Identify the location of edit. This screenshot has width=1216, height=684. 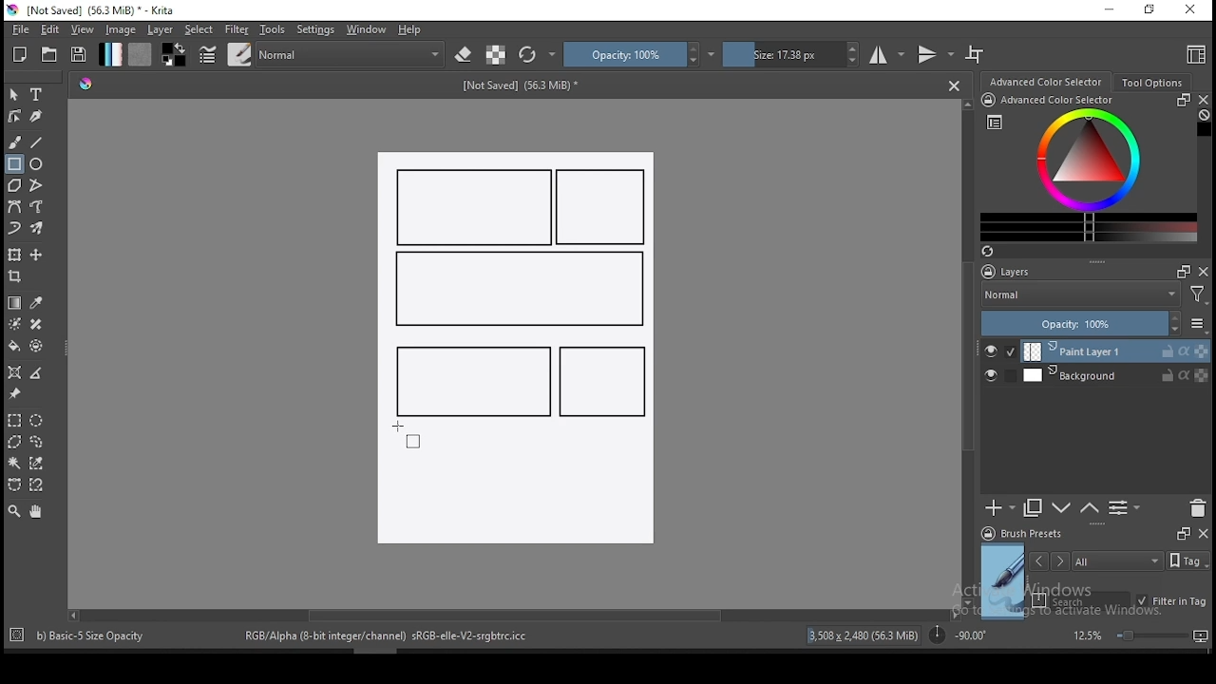
(49, 28).